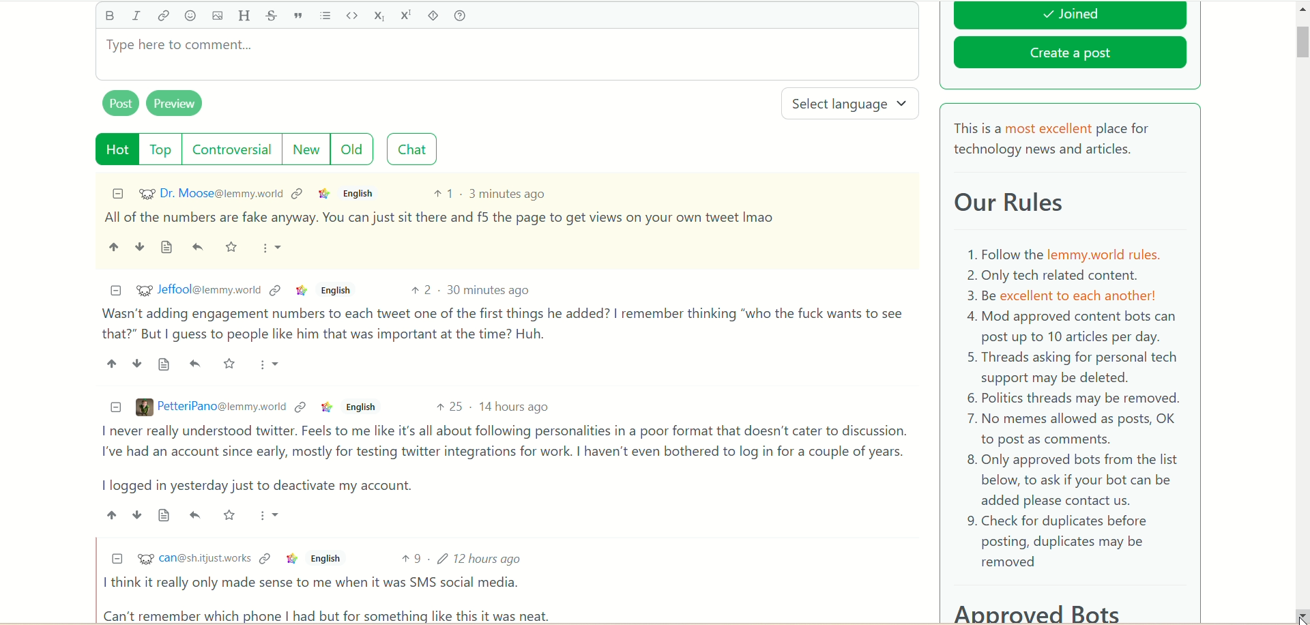 The image size is (1310, 625). What do you see at coordinates (301, 407) in the screenshot?
I see `Link` at bounding box center [301, 407].